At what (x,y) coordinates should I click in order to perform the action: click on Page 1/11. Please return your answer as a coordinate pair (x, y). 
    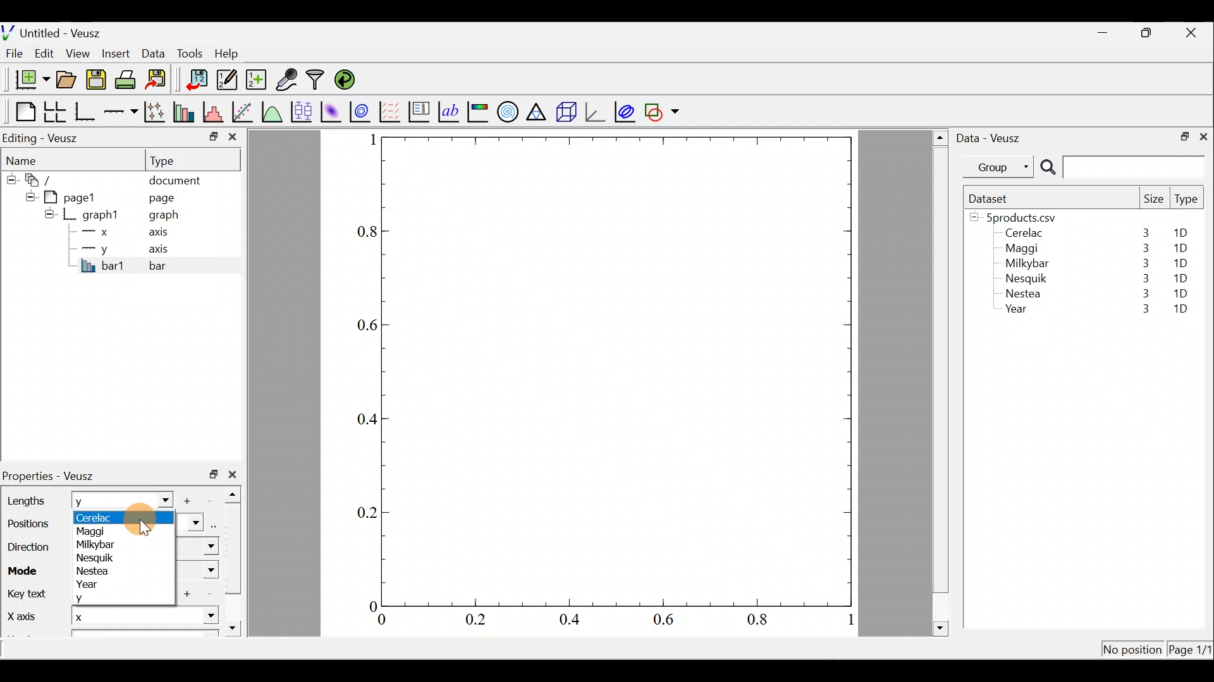
    Looking at the image, I should click on (1192, 652).